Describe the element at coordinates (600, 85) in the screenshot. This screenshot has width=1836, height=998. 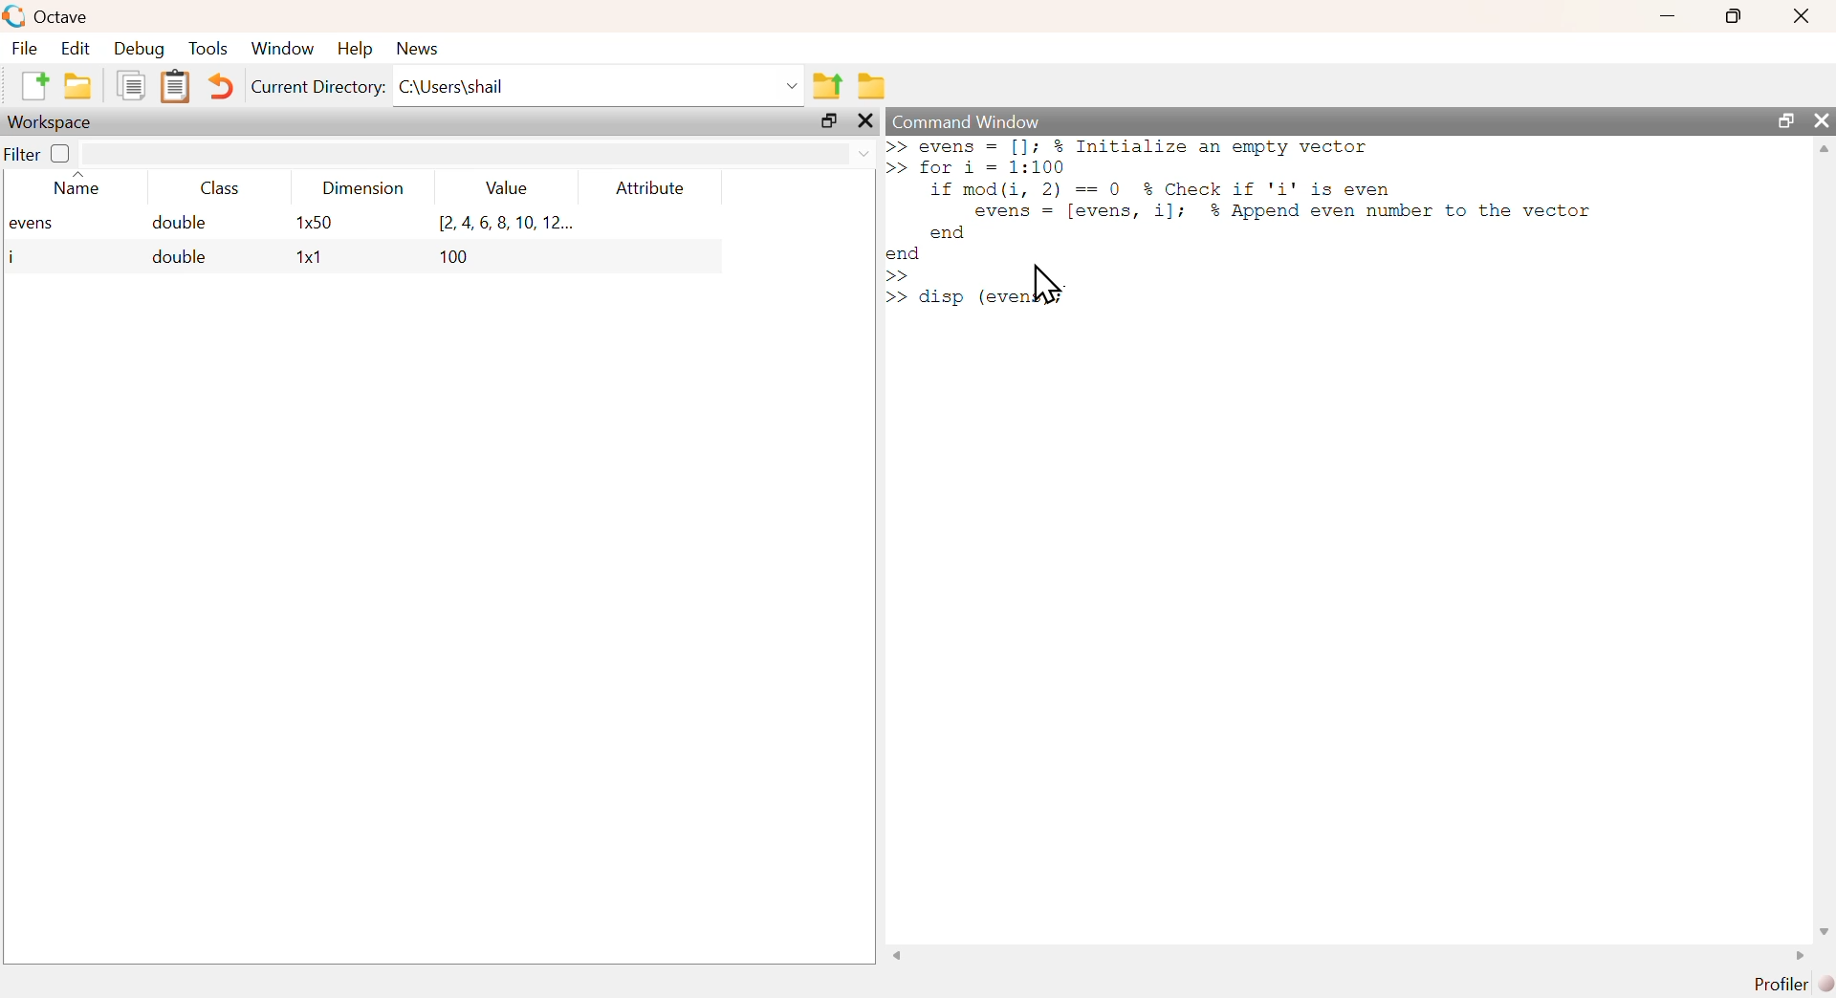
I see `C:\Users\shail ` at that location.